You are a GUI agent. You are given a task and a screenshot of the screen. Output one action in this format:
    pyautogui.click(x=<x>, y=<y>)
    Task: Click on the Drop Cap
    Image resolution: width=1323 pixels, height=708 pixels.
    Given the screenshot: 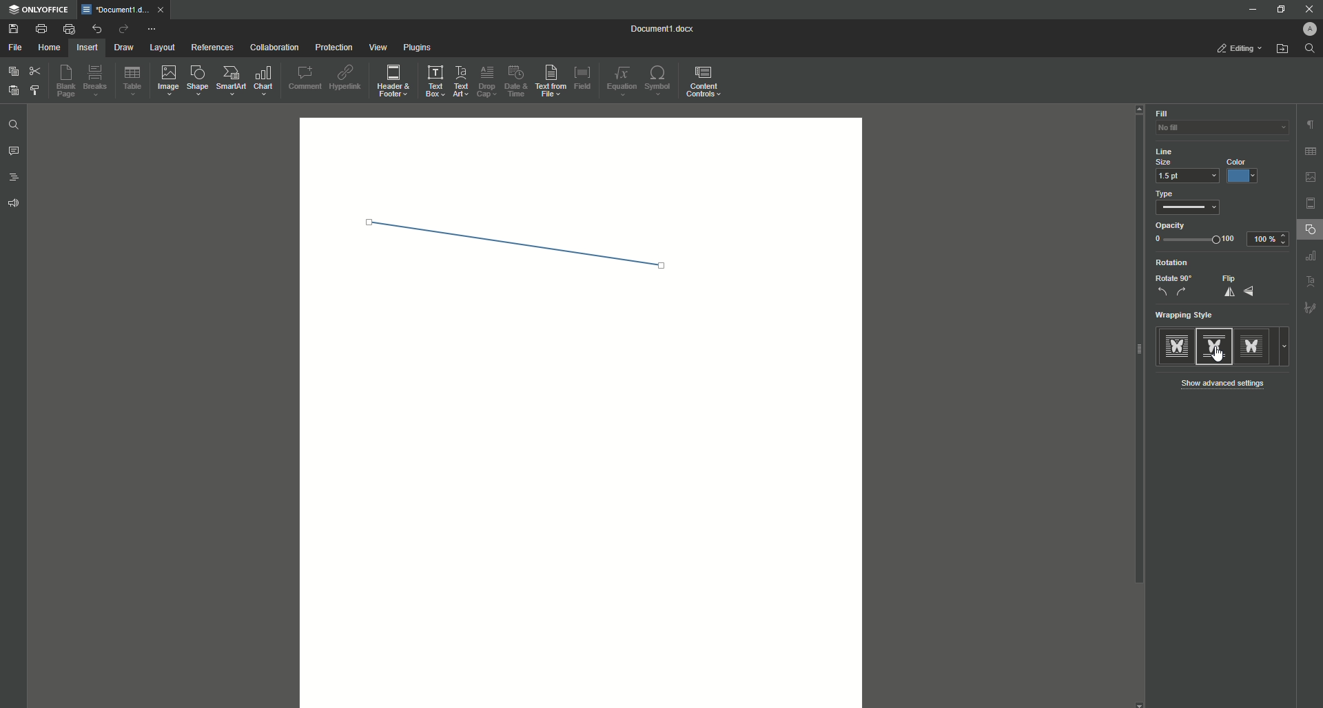 What is the action you would take?
    pyautogui.click(x=486, y=81)
    